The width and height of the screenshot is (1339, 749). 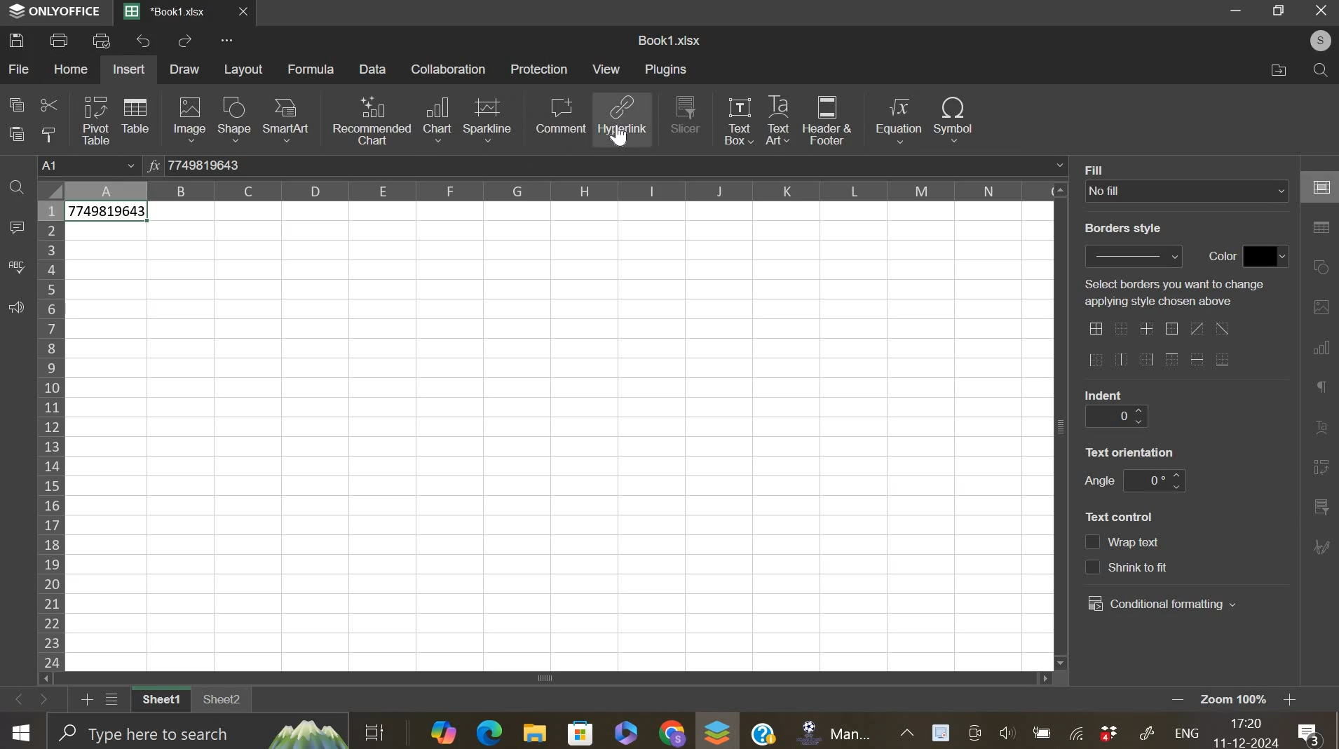 What do you see at coordinates (560, 190) in the screenshot?
I see `column` at bounding box center [560, 190].